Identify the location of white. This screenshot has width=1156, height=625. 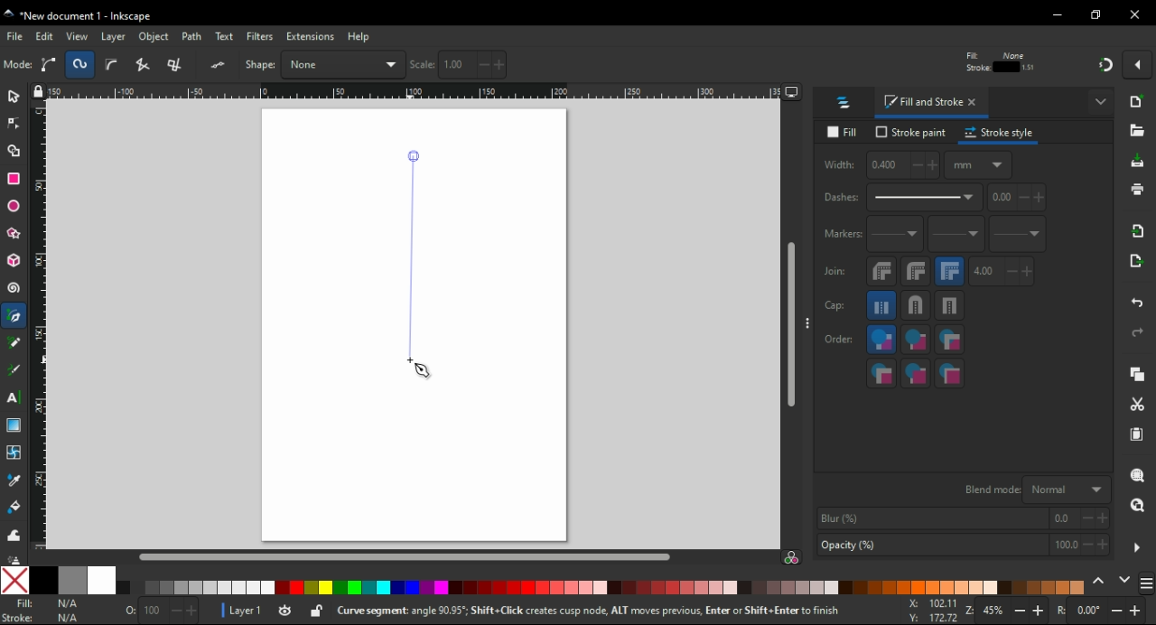
(102, 580).